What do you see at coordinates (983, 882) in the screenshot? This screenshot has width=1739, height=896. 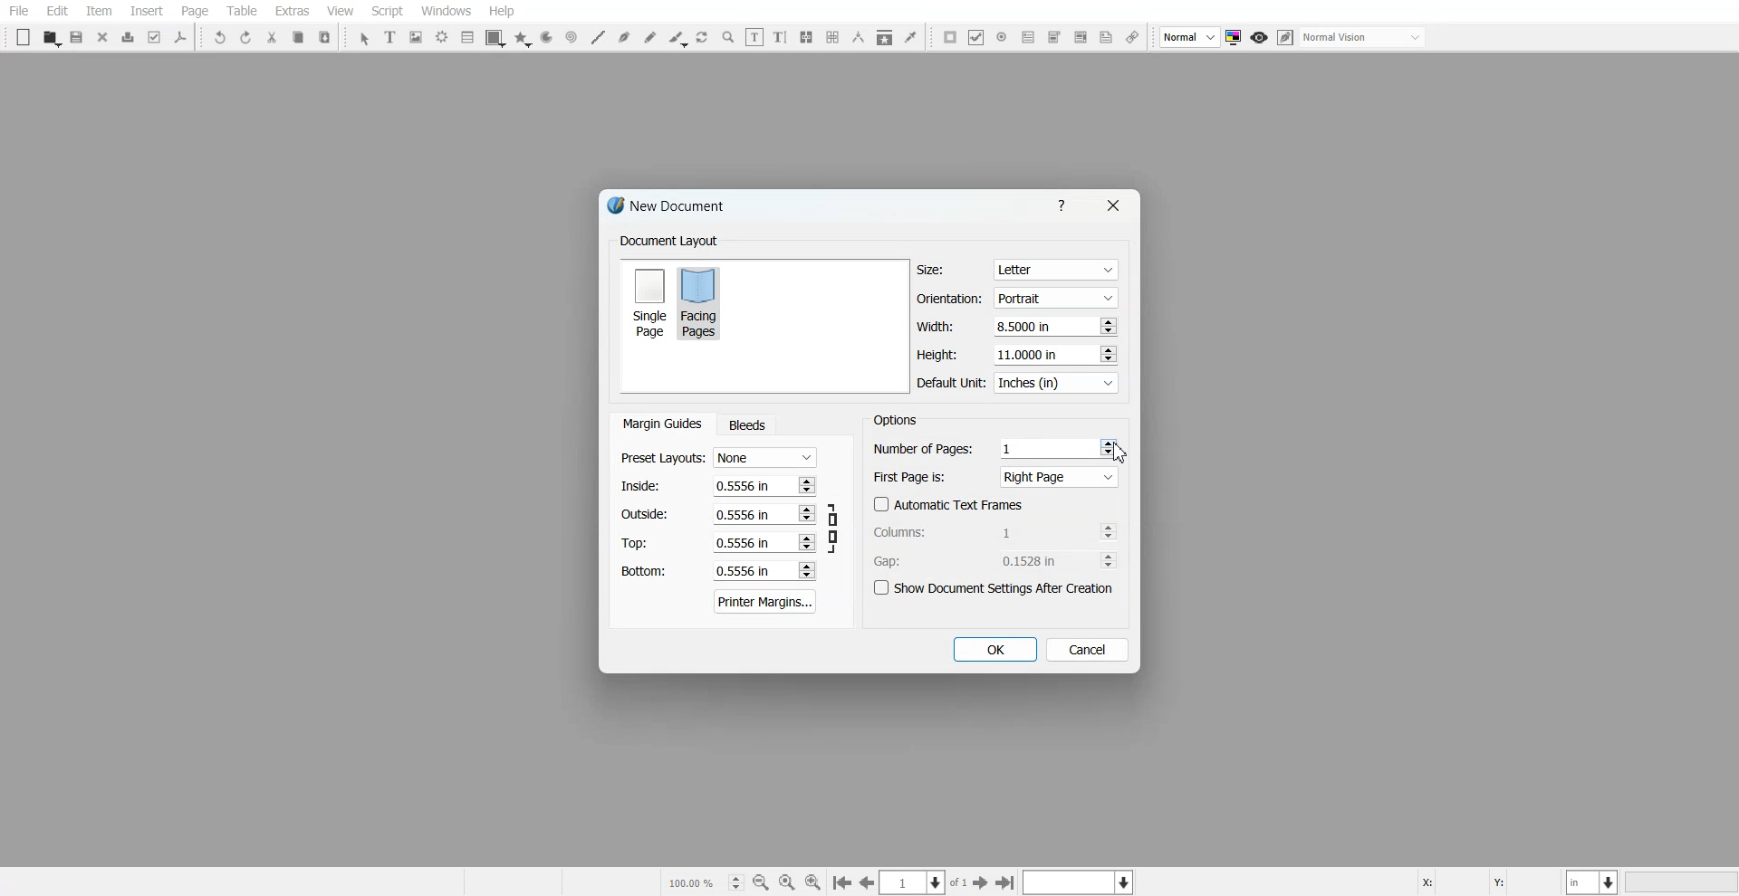 I see `Go to the First page` at bounding box center [983, 882].